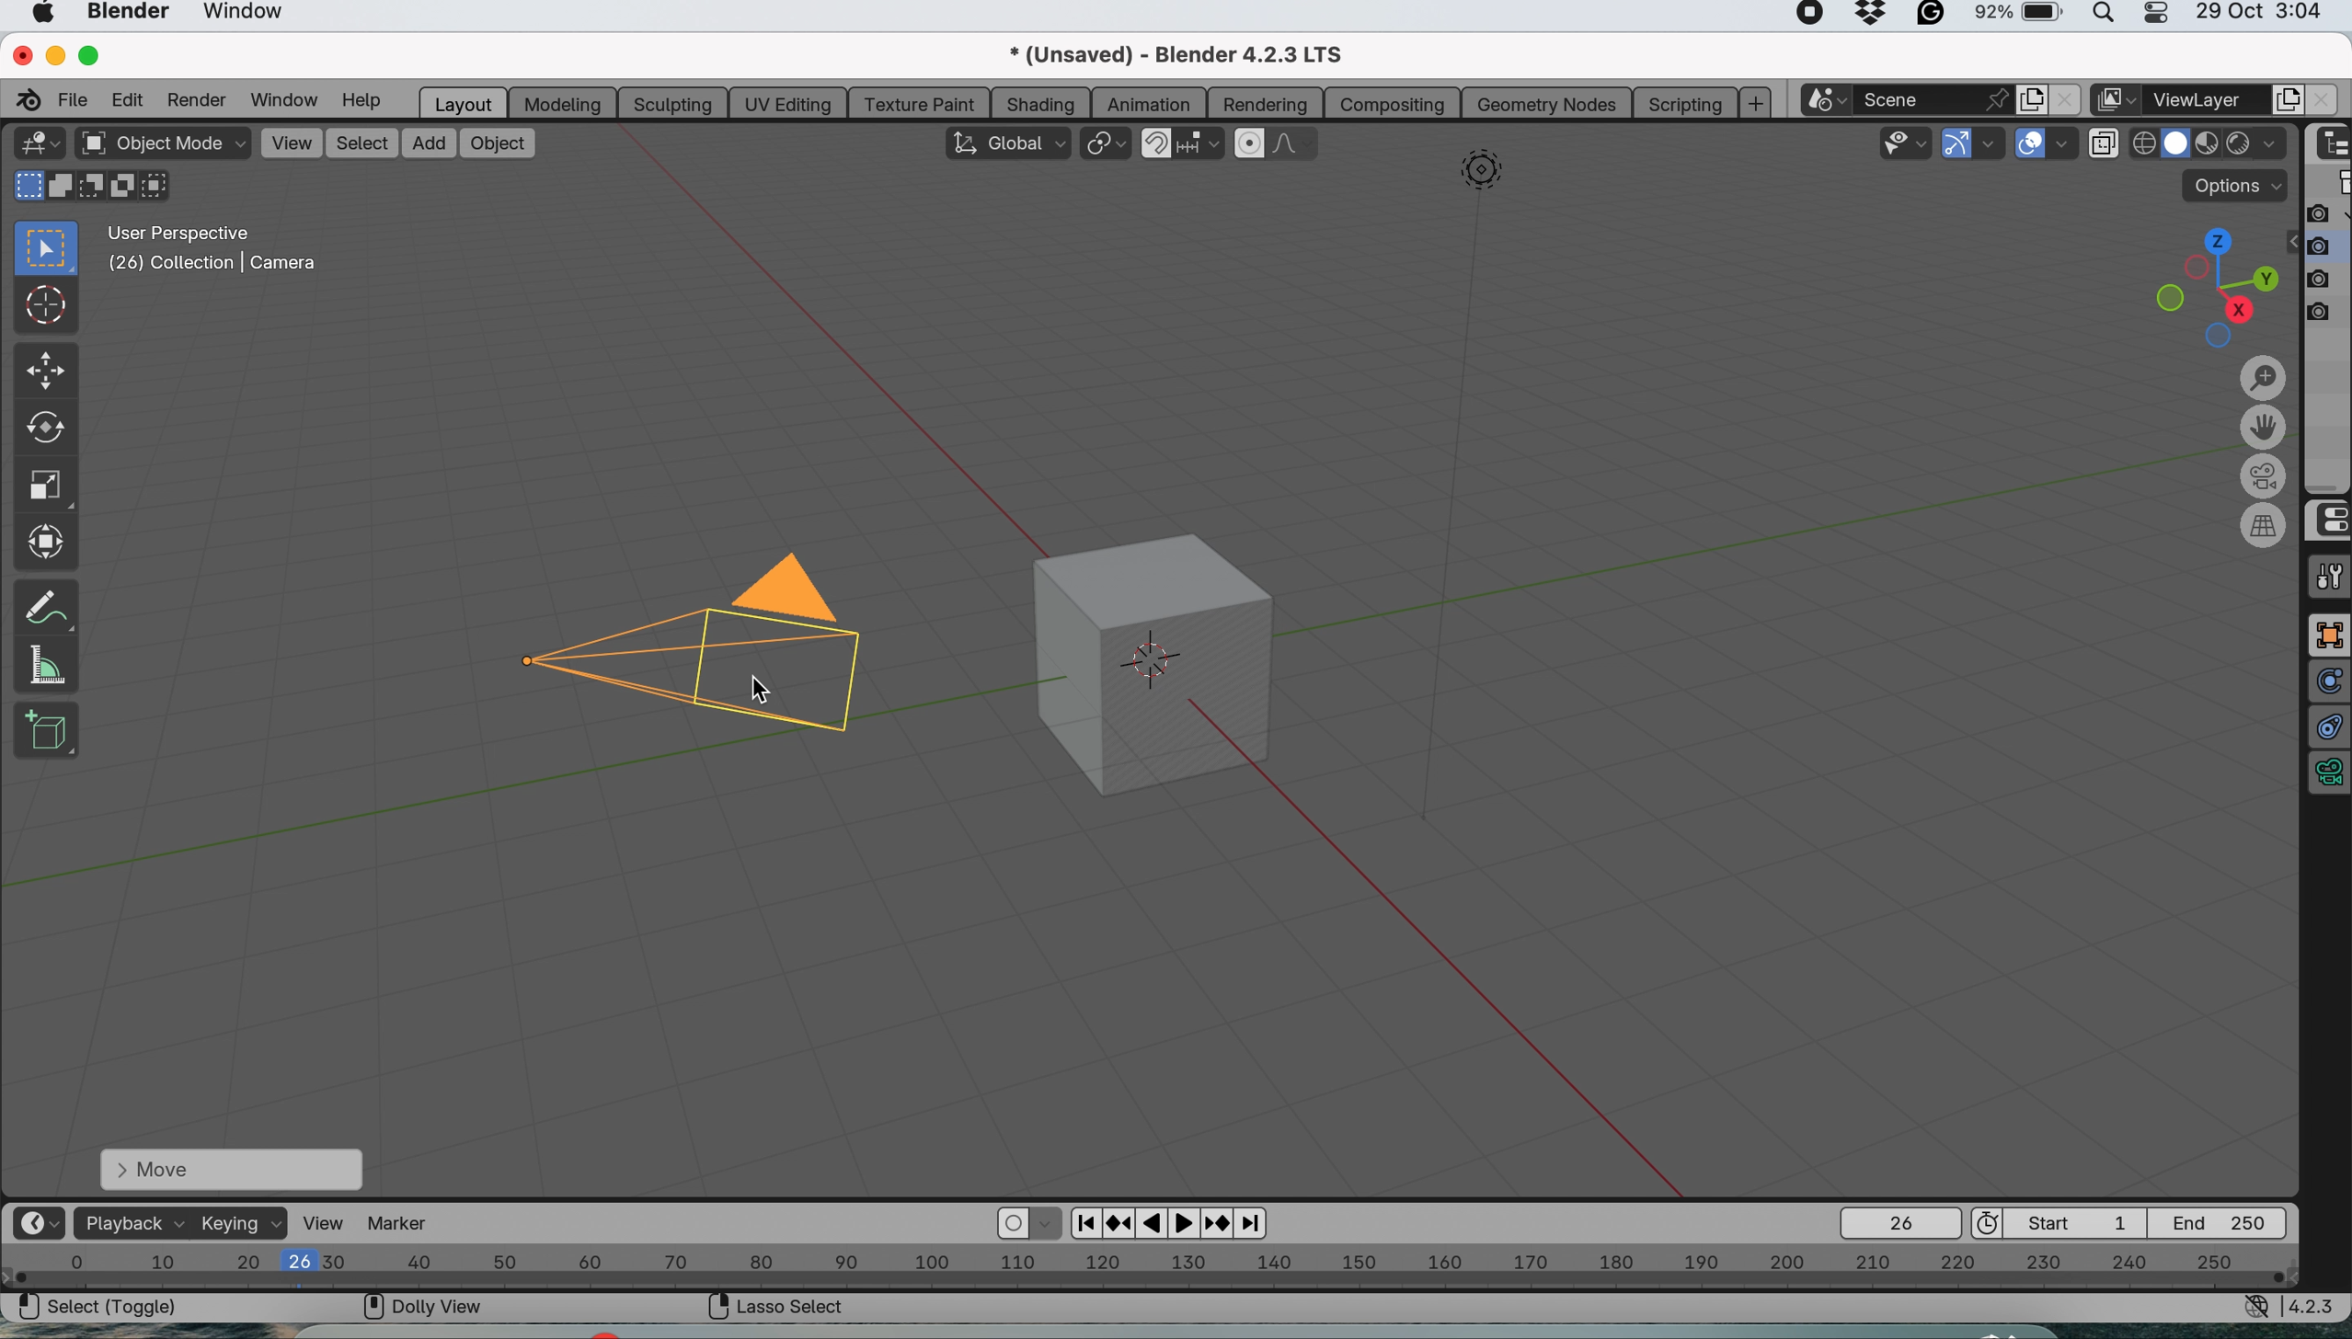 This screenshot has width=2352, height=1339. I want to click on spotlight search, so click(2107, 18).